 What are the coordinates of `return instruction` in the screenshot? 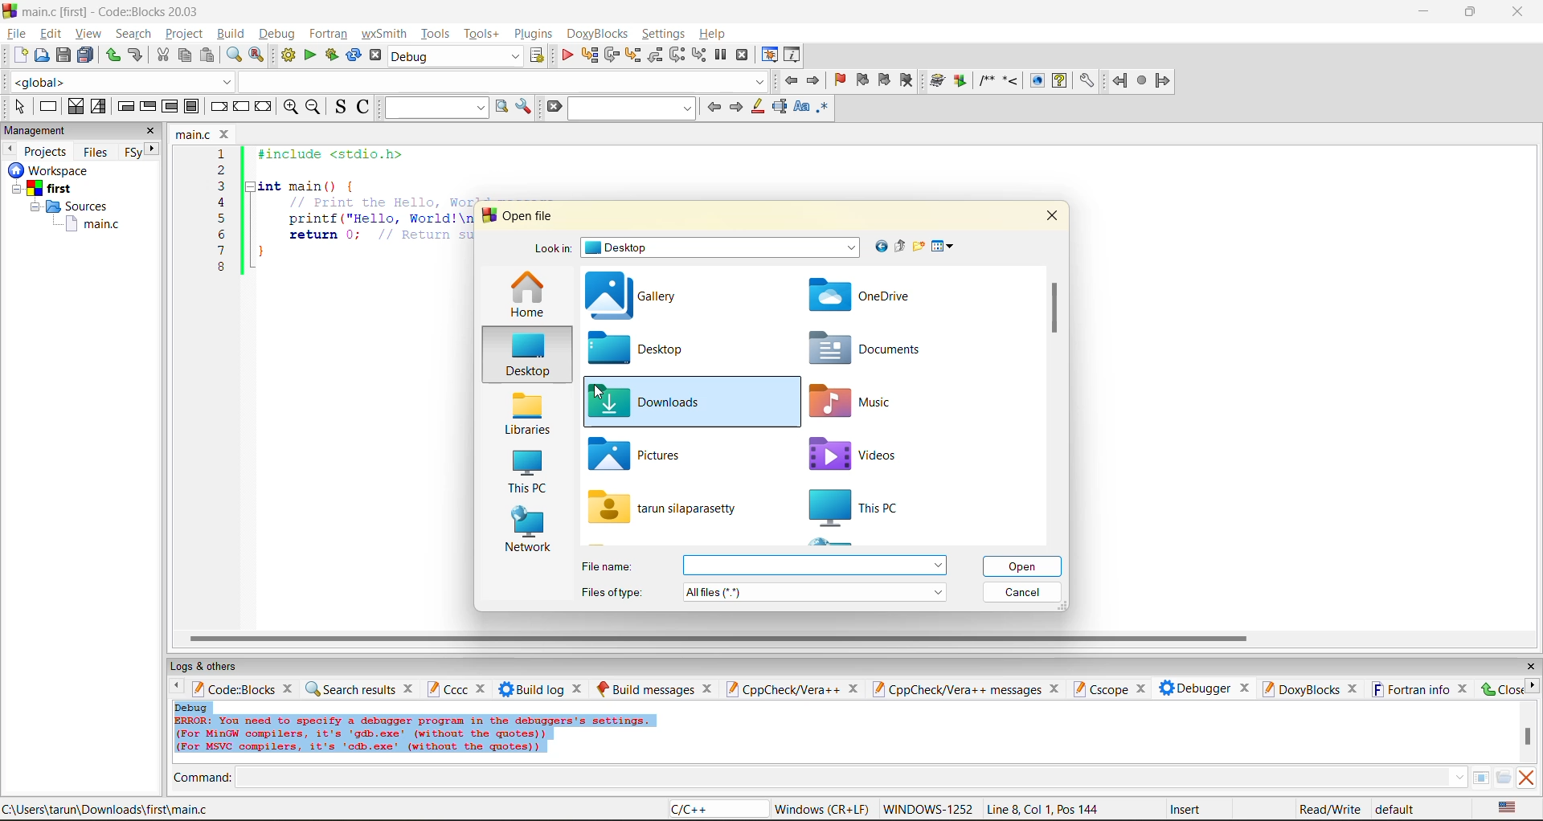 It's located at (264, 108).